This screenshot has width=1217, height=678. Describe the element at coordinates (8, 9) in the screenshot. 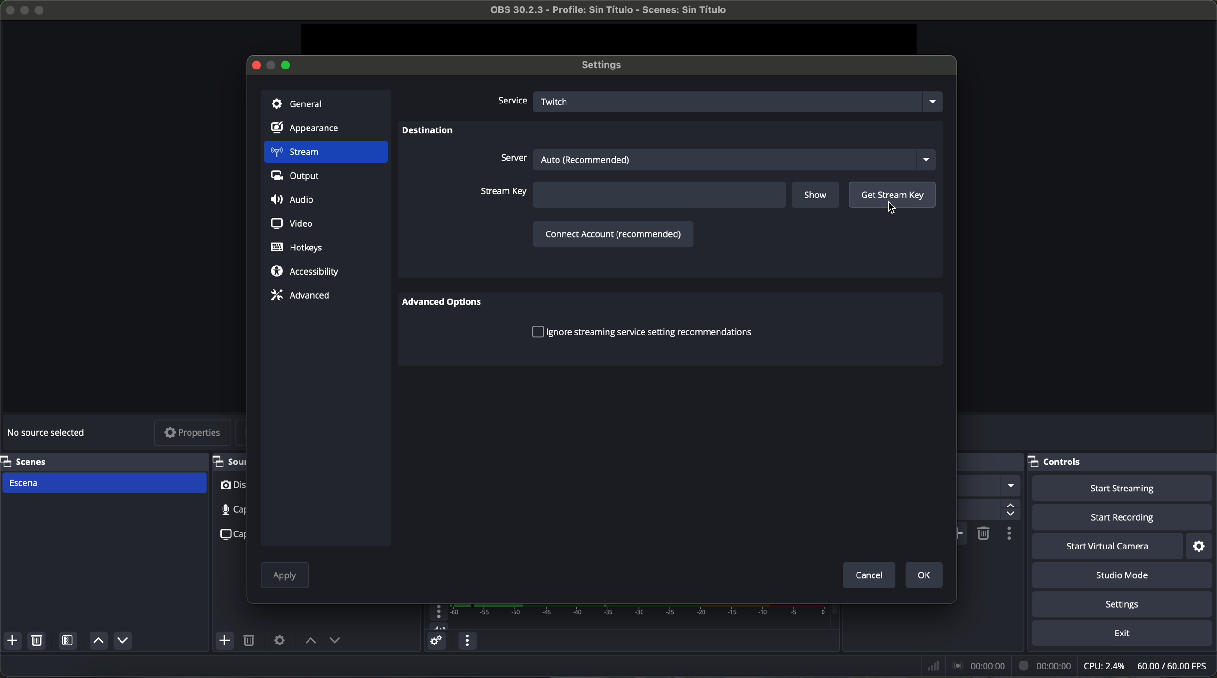

I see `close program` at that location.